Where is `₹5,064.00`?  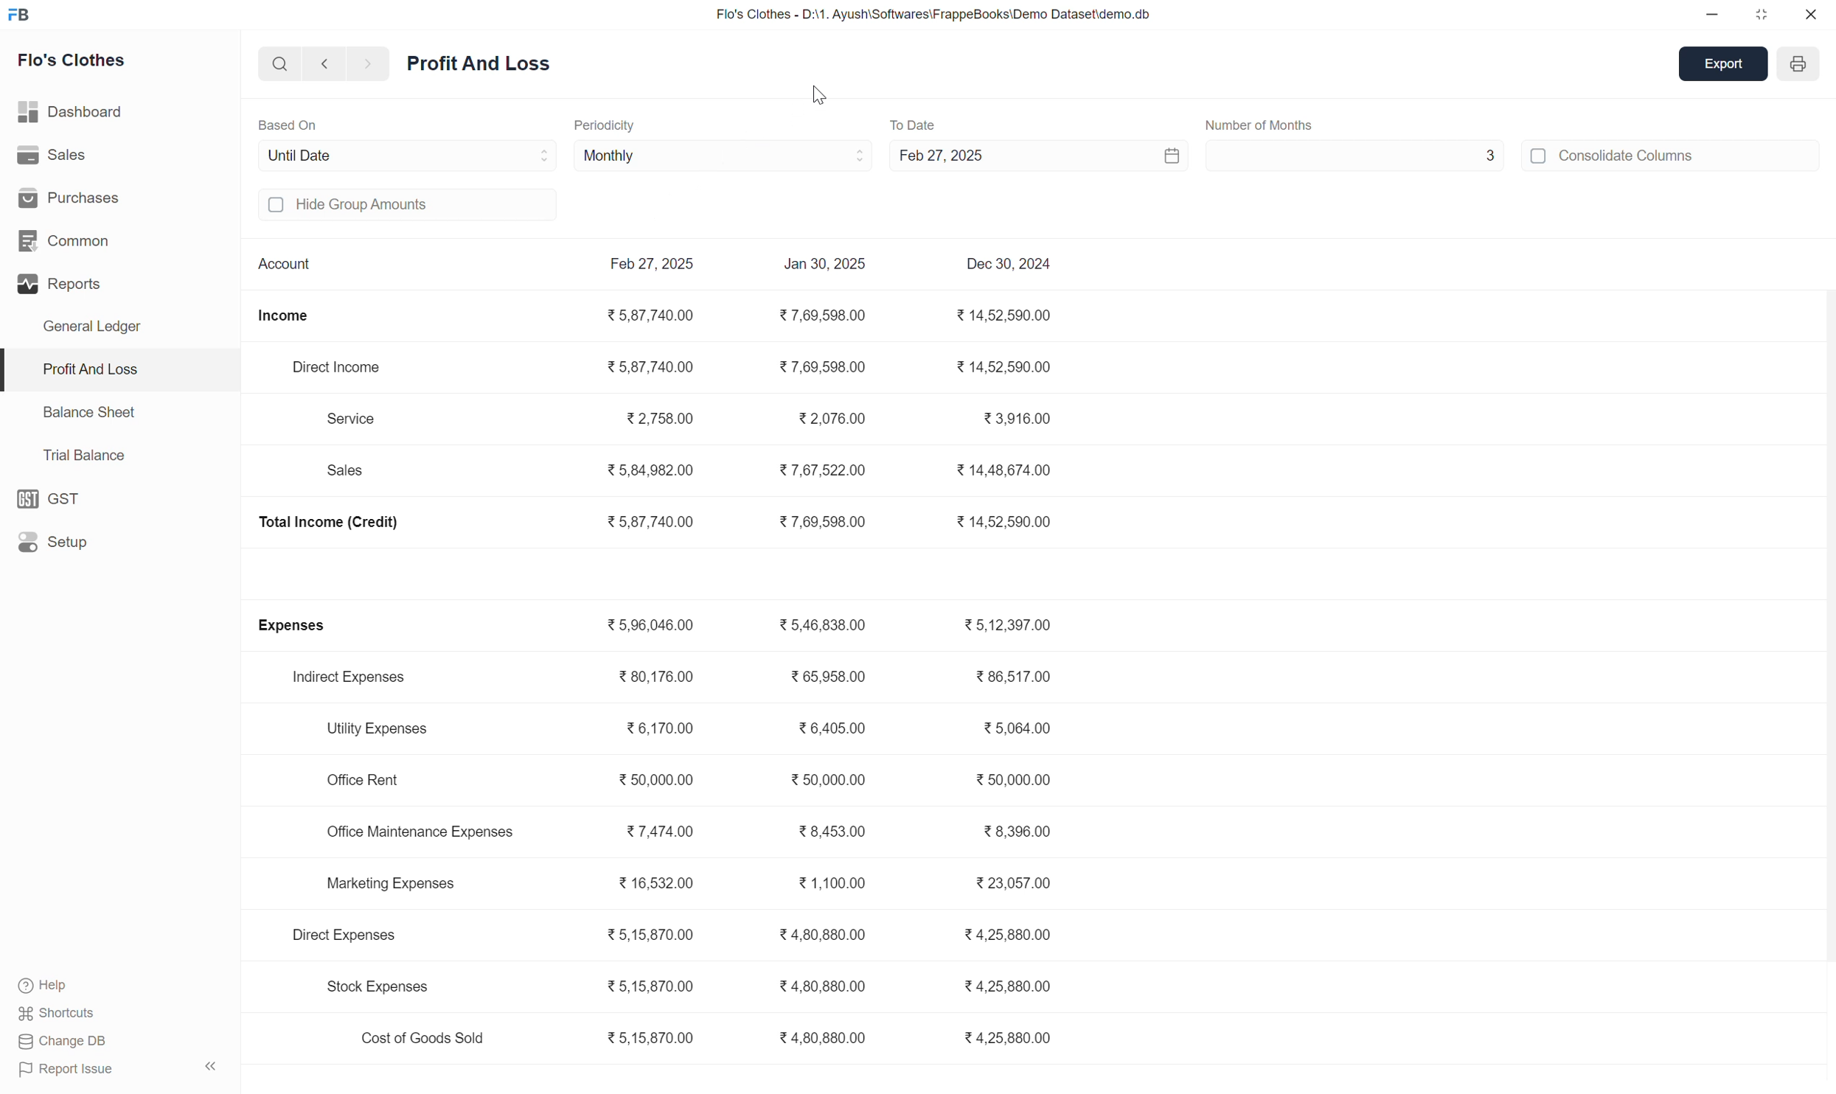
₹5,064.00 is located at coordinates (1025, 730).